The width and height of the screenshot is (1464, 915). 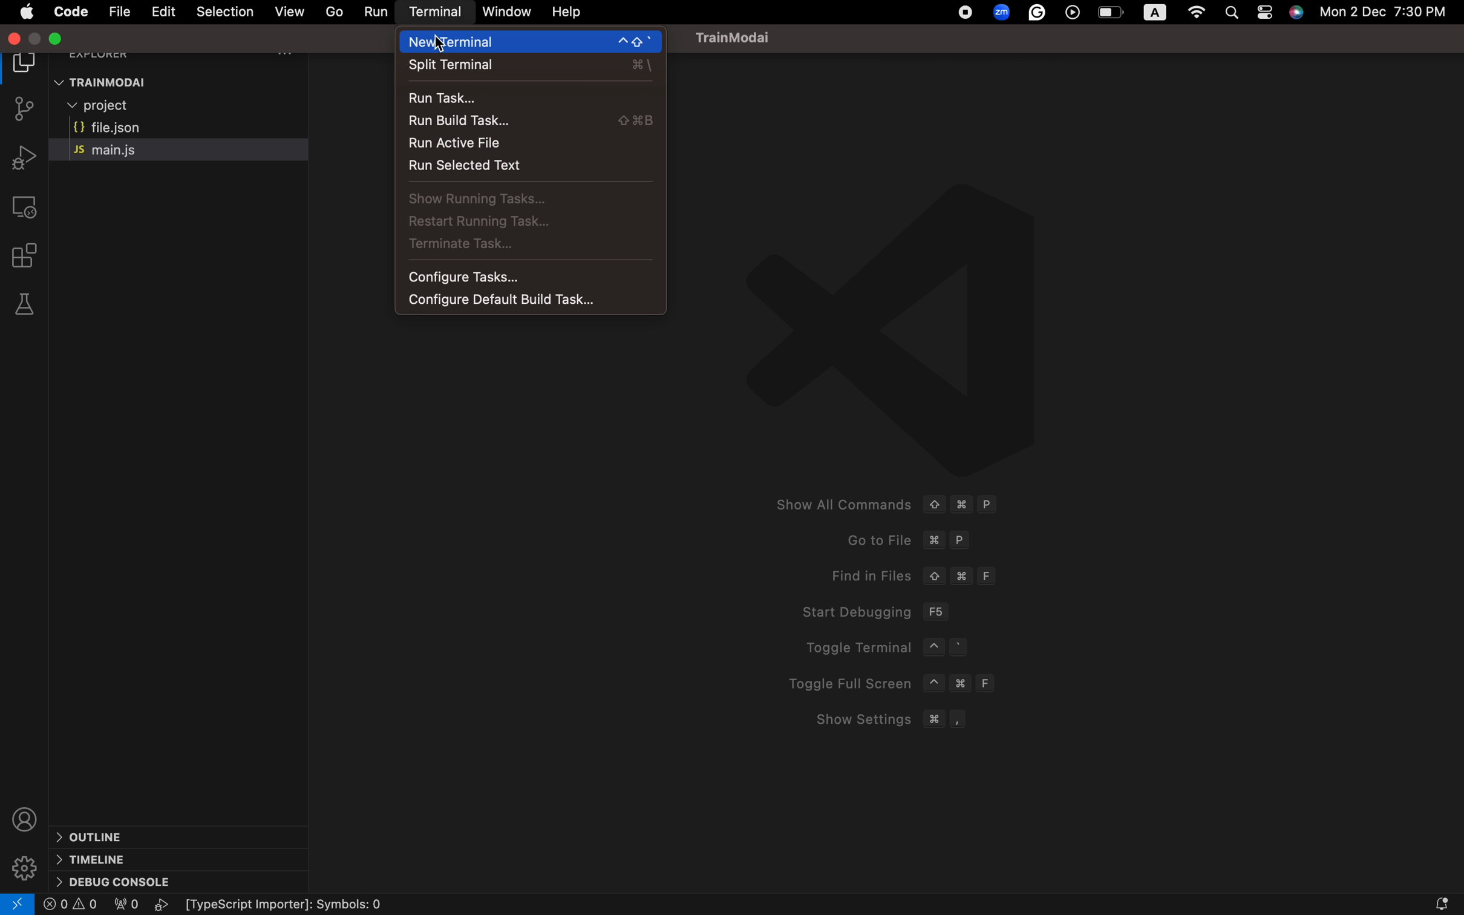 I want to click on debug , so click(x=115, y=881).